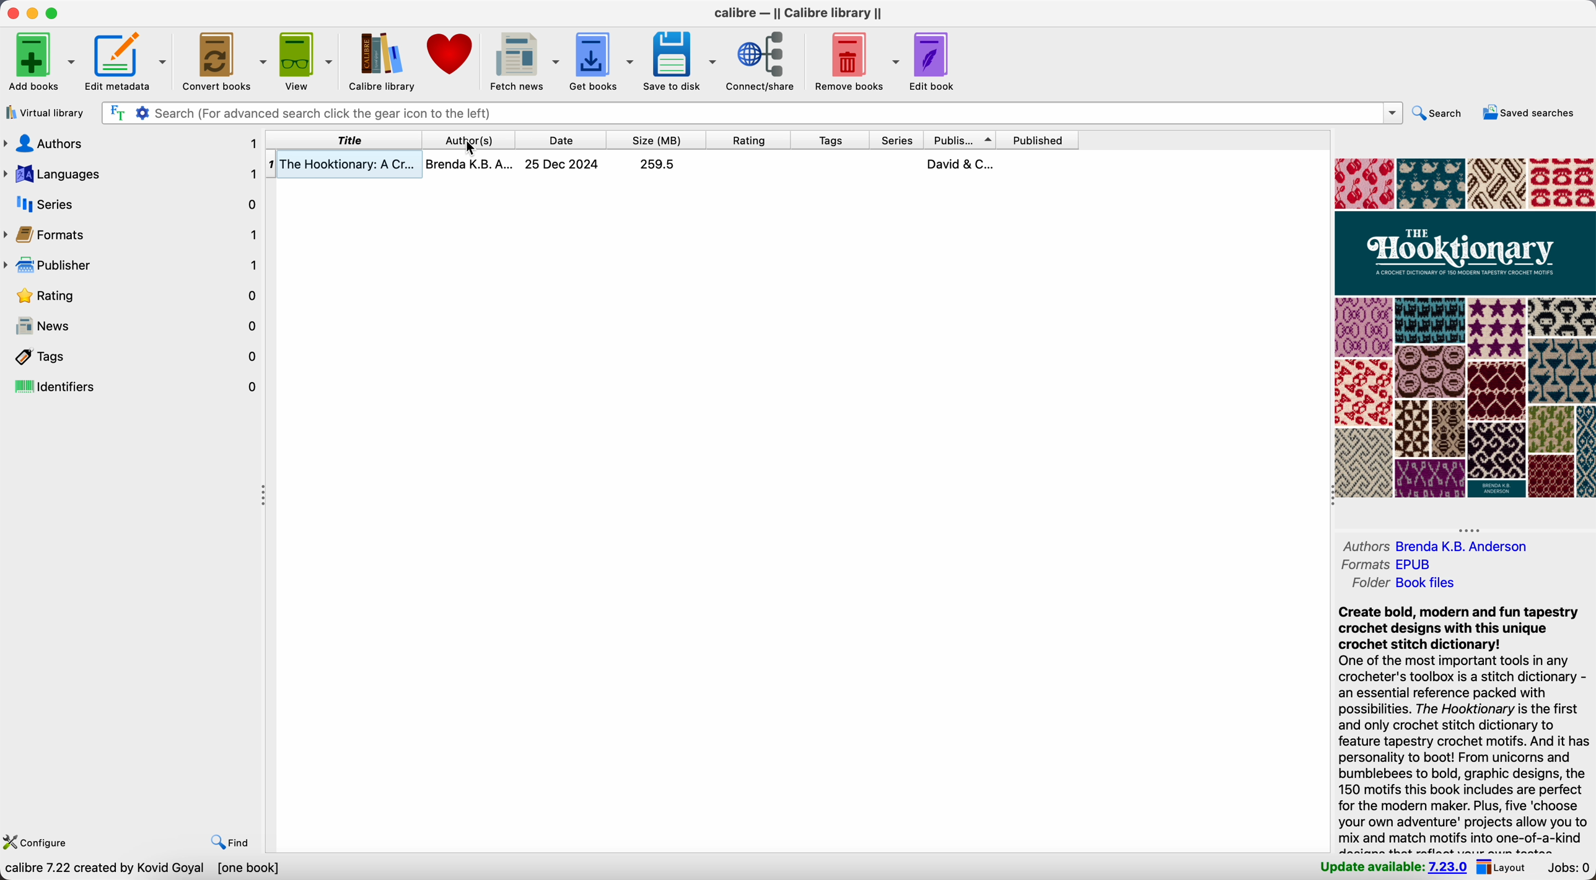 This screenshot has width=1596, height=880. What do you see at coordinates (45, 114) in the screenshot?
I see `virtual library` at bounding box center [45, 114].